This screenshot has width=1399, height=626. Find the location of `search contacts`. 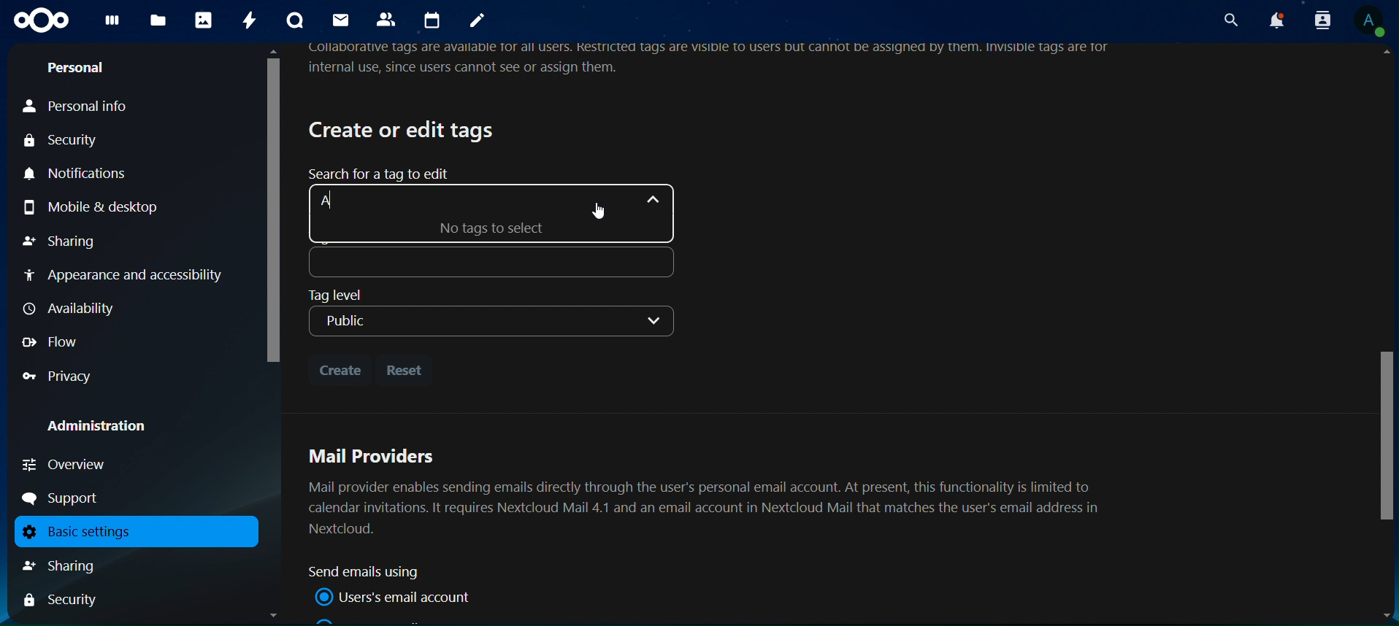

search contacts is located at coordinates (1316, 20).